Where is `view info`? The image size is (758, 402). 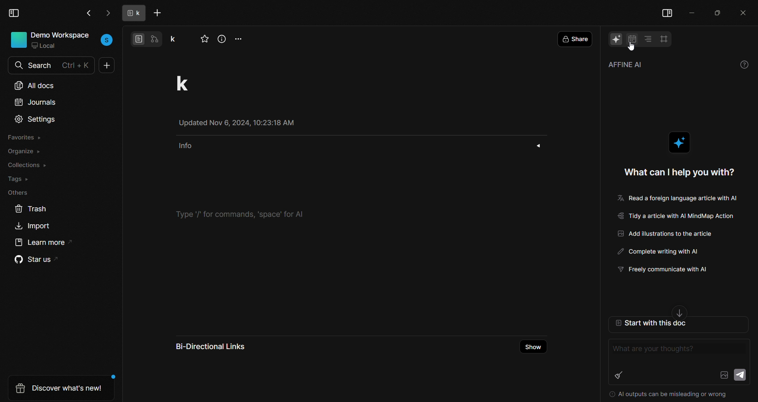
view info is located at coordinates (222, 39).